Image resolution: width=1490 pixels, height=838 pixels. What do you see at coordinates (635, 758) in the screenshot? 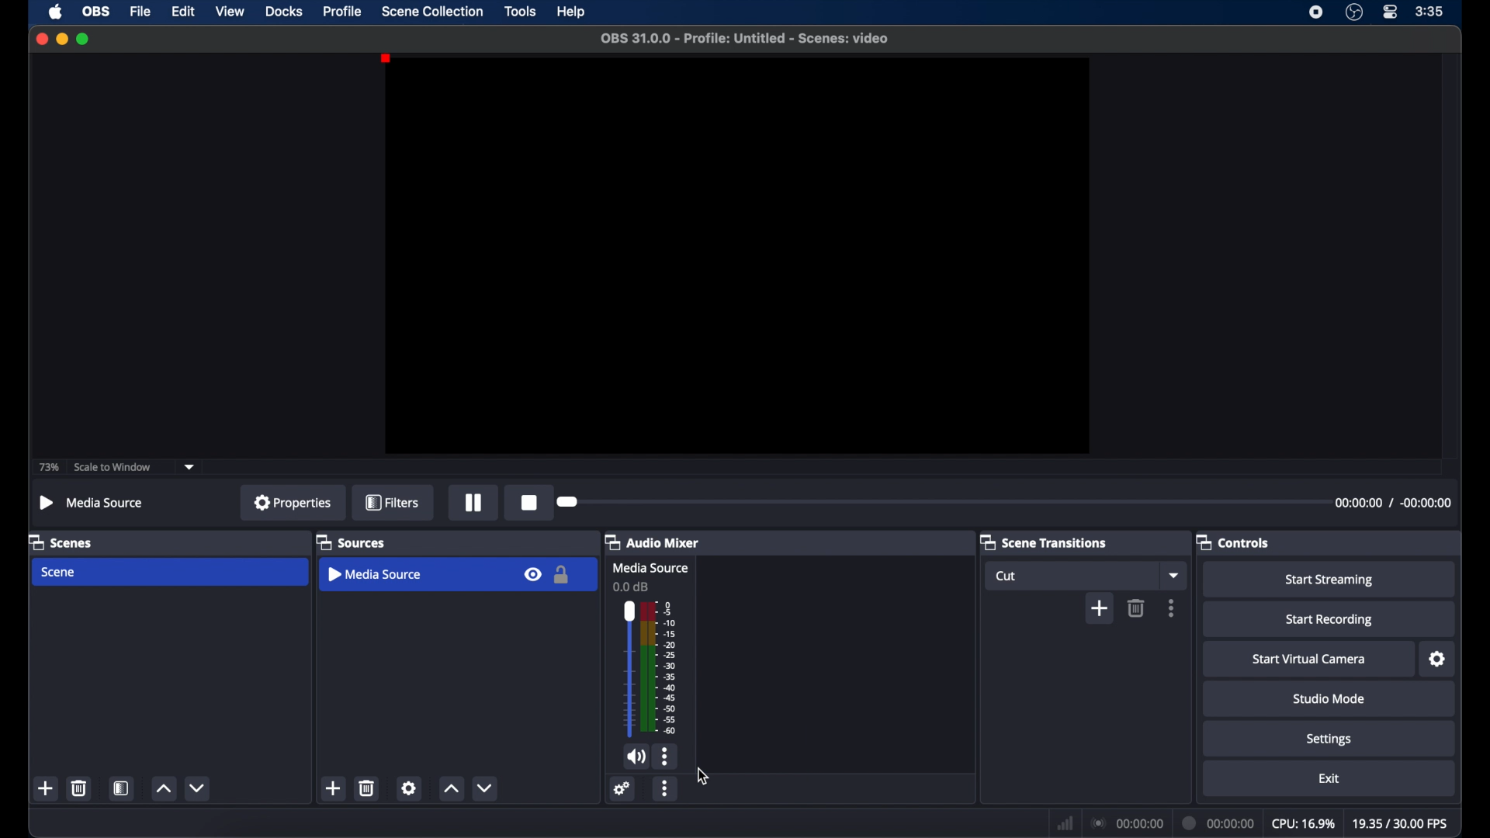
I see `Sound` at bounding box center [635, 758].